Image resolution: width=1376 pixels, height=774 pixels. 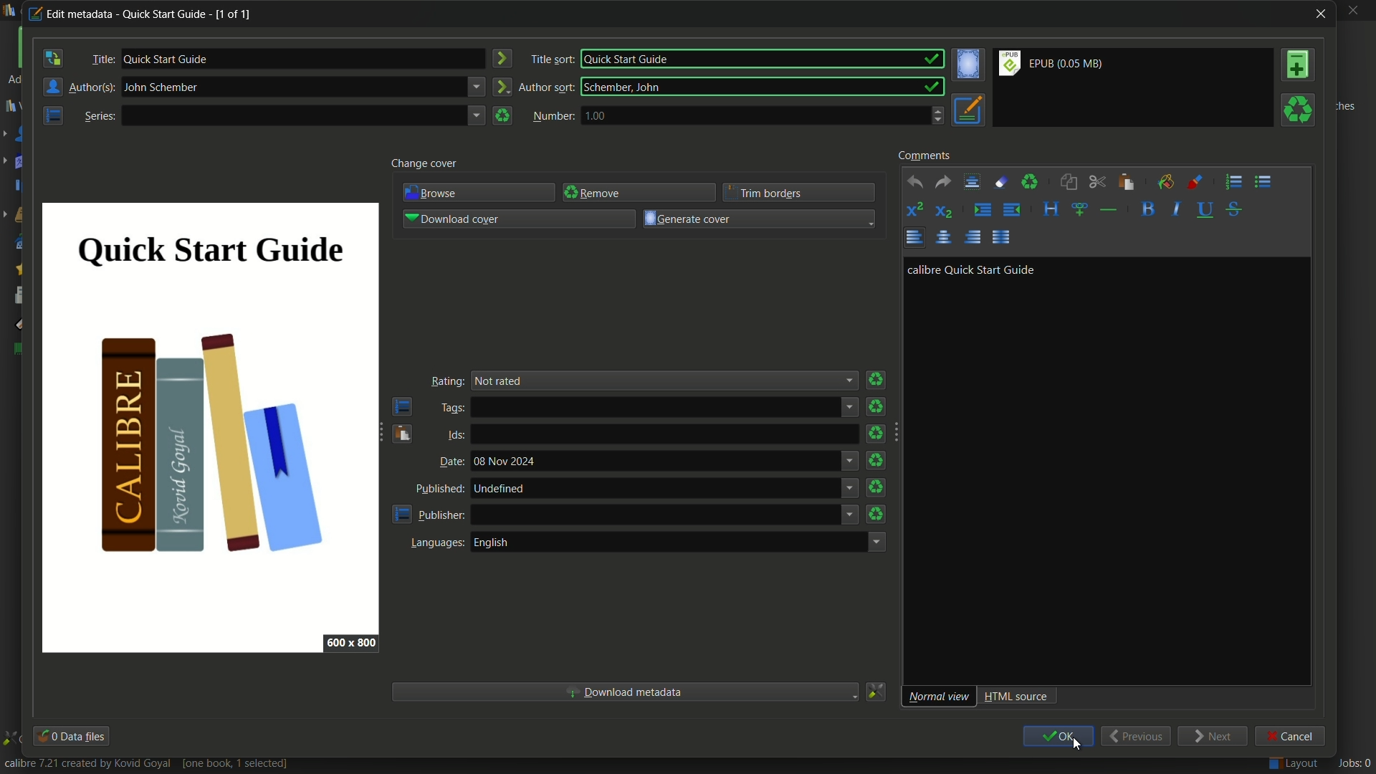 What do you see at coordinates (454, 220) in the screenshot?
I see `download cover` at bounding box center [454, 220].